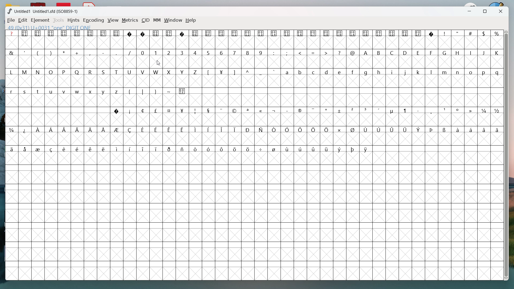 The image size is (514, 289). What do you see at coordinates (223, 129) in the screenshot?
I see `symbol` at bounding box center [223, 129].